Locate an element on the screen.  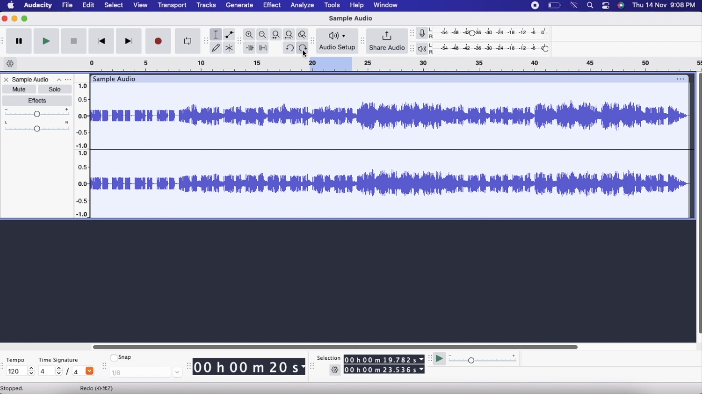
Fit selection to width is located at coordinates (276, 35).